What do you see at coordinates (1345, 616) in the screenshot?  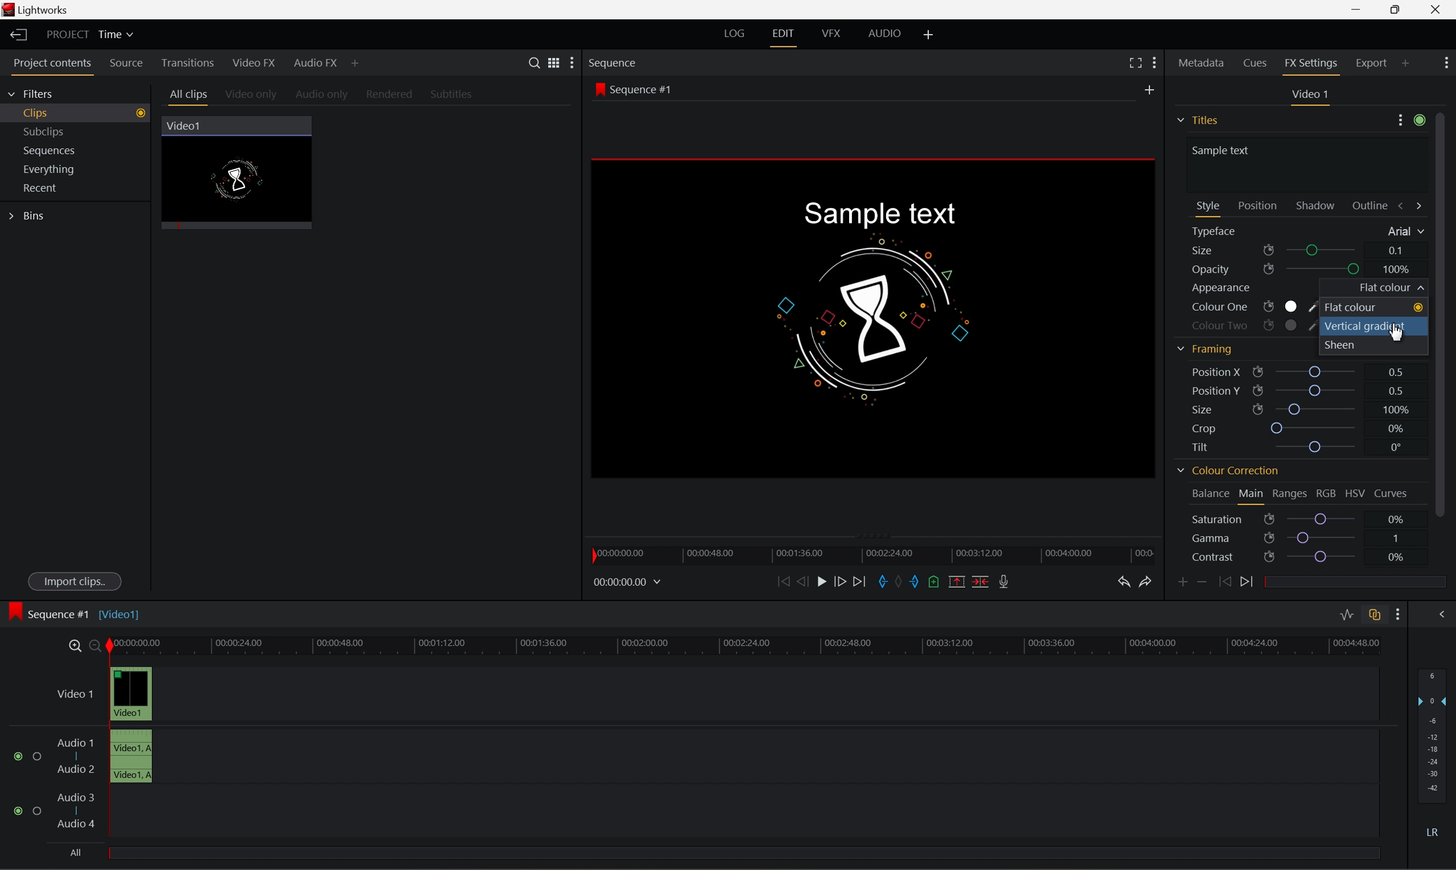 I see `toggle audio levels editing` at bounding box center [1345, 616].